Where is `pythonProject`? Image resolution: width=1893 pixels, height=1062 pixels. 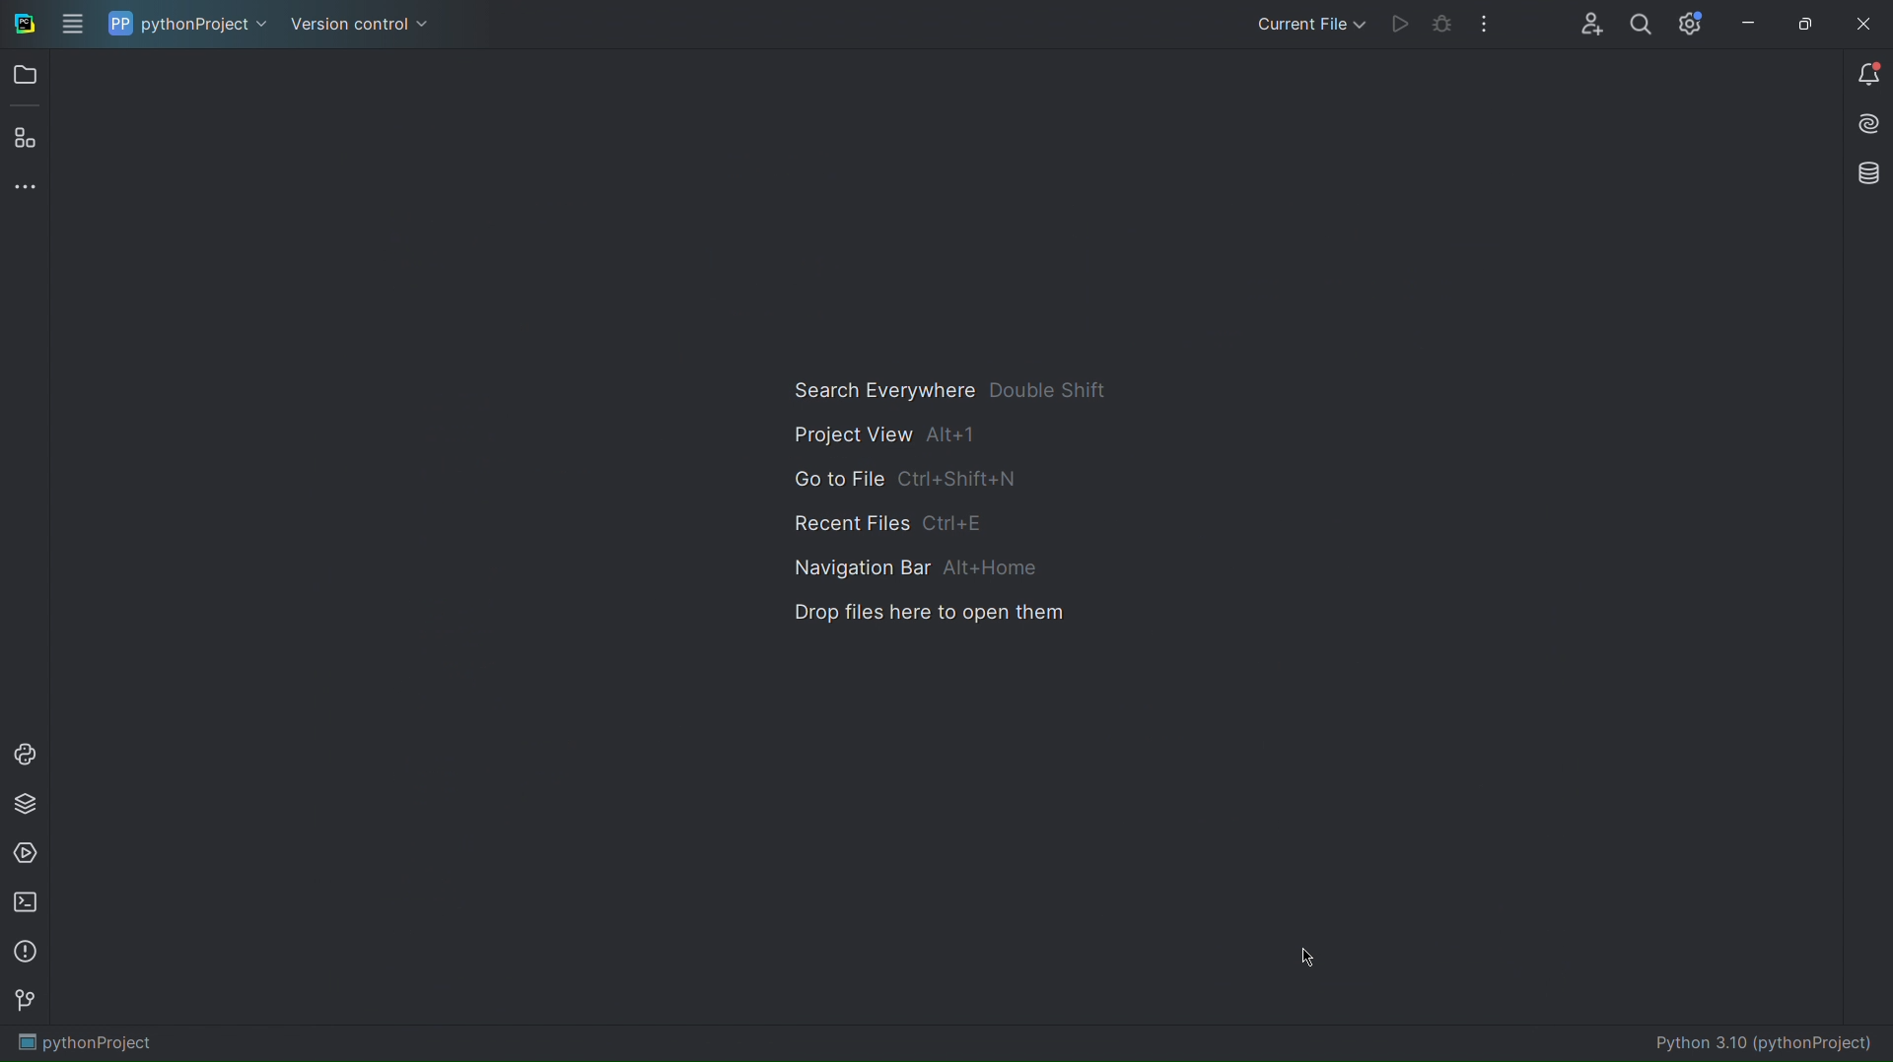 pythonProject is located at coordinates (86, 1044).